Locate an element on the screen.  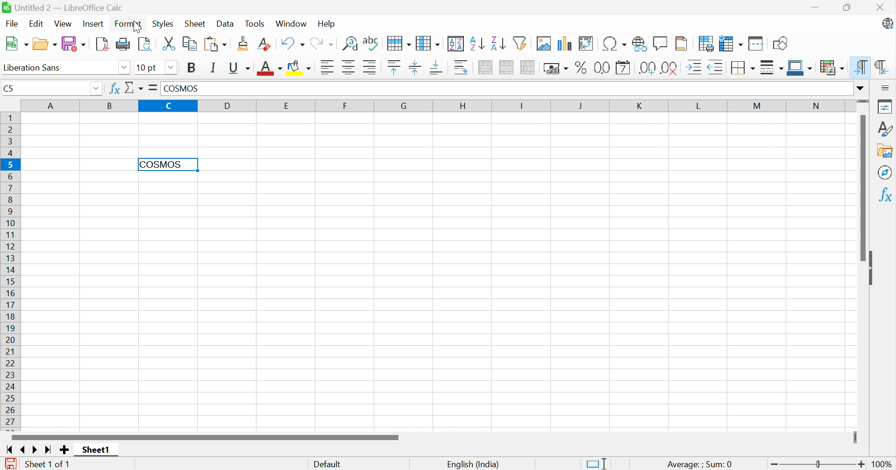
Scroll to next page is located at coordinates (37, 449).